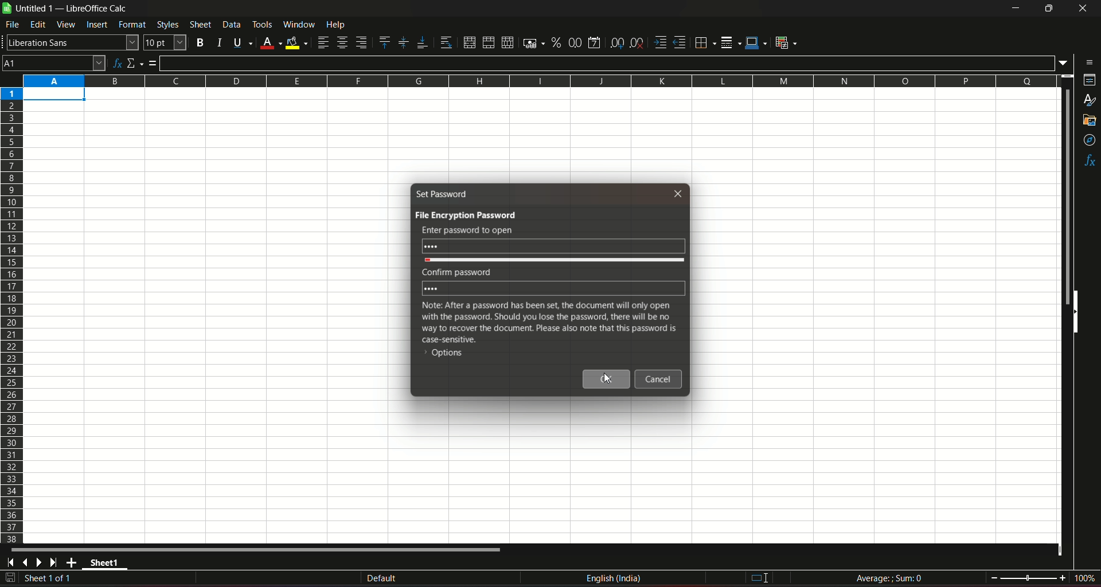 The height and width of the screenshot is (587, 1101). Describe the element at coordinates (659, 380) in the screenshot. I see `cancel` at that location.